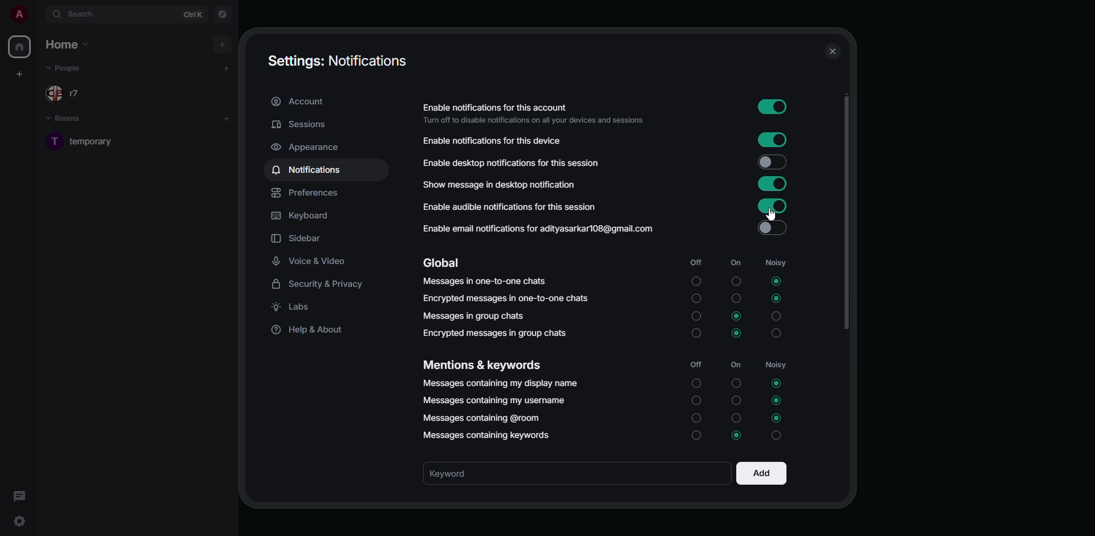 The height and width of the screenshot is (536, 1095). Describe the element at coordinates (736, 298) in the screenshot. I see `on` at that location.